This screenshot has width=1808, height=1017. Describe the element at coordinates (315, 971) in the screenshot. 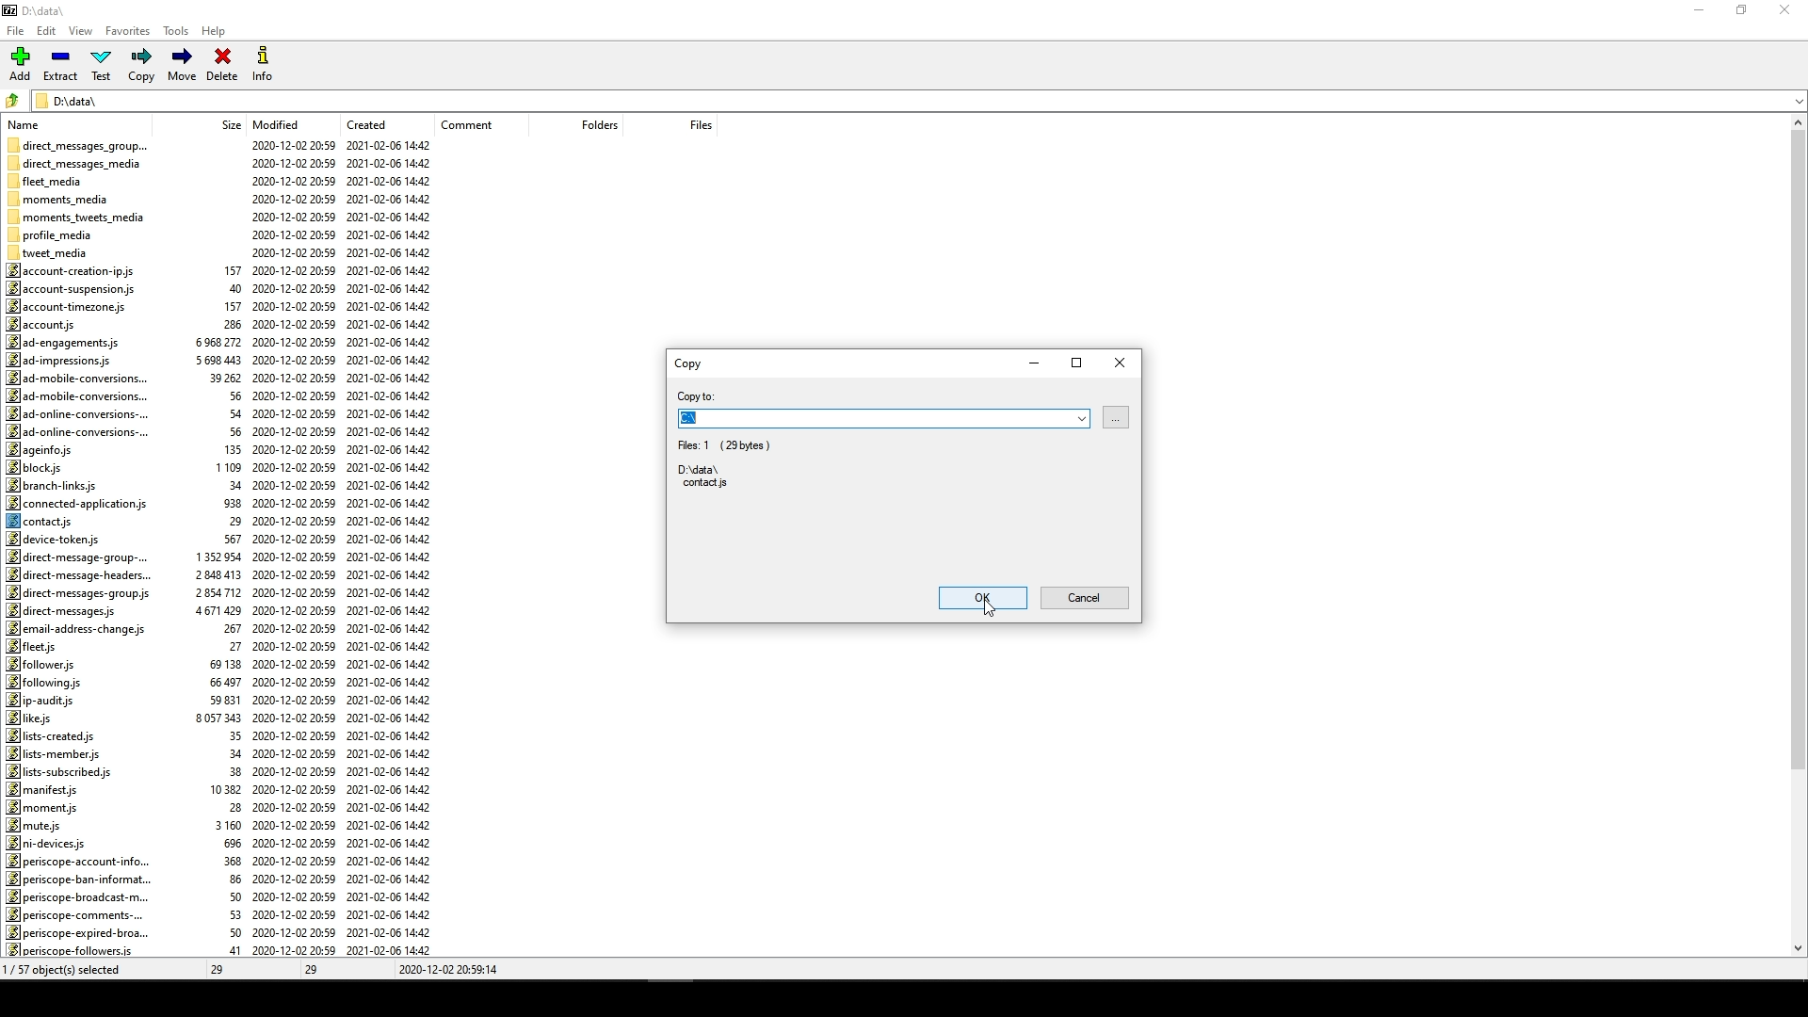

I see `29` at that location.